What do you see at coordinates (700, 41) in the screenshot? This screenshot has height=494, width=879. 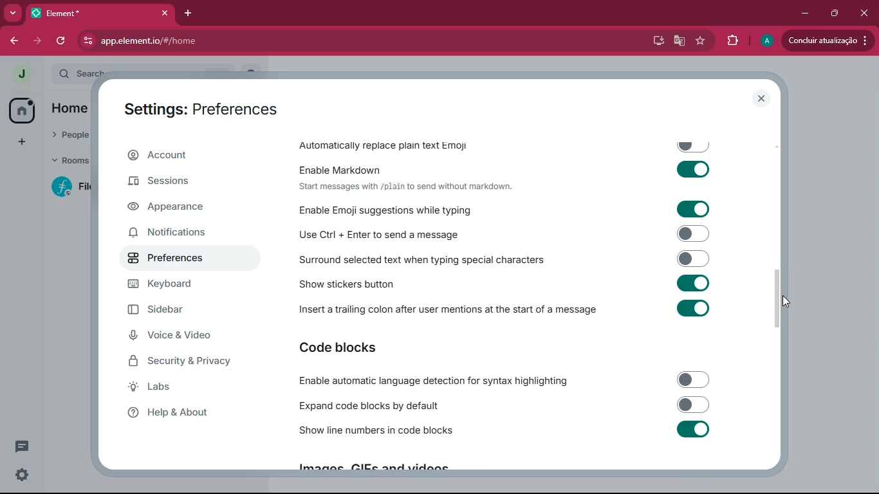 I see `favourite` at bounding box center [700, 41].